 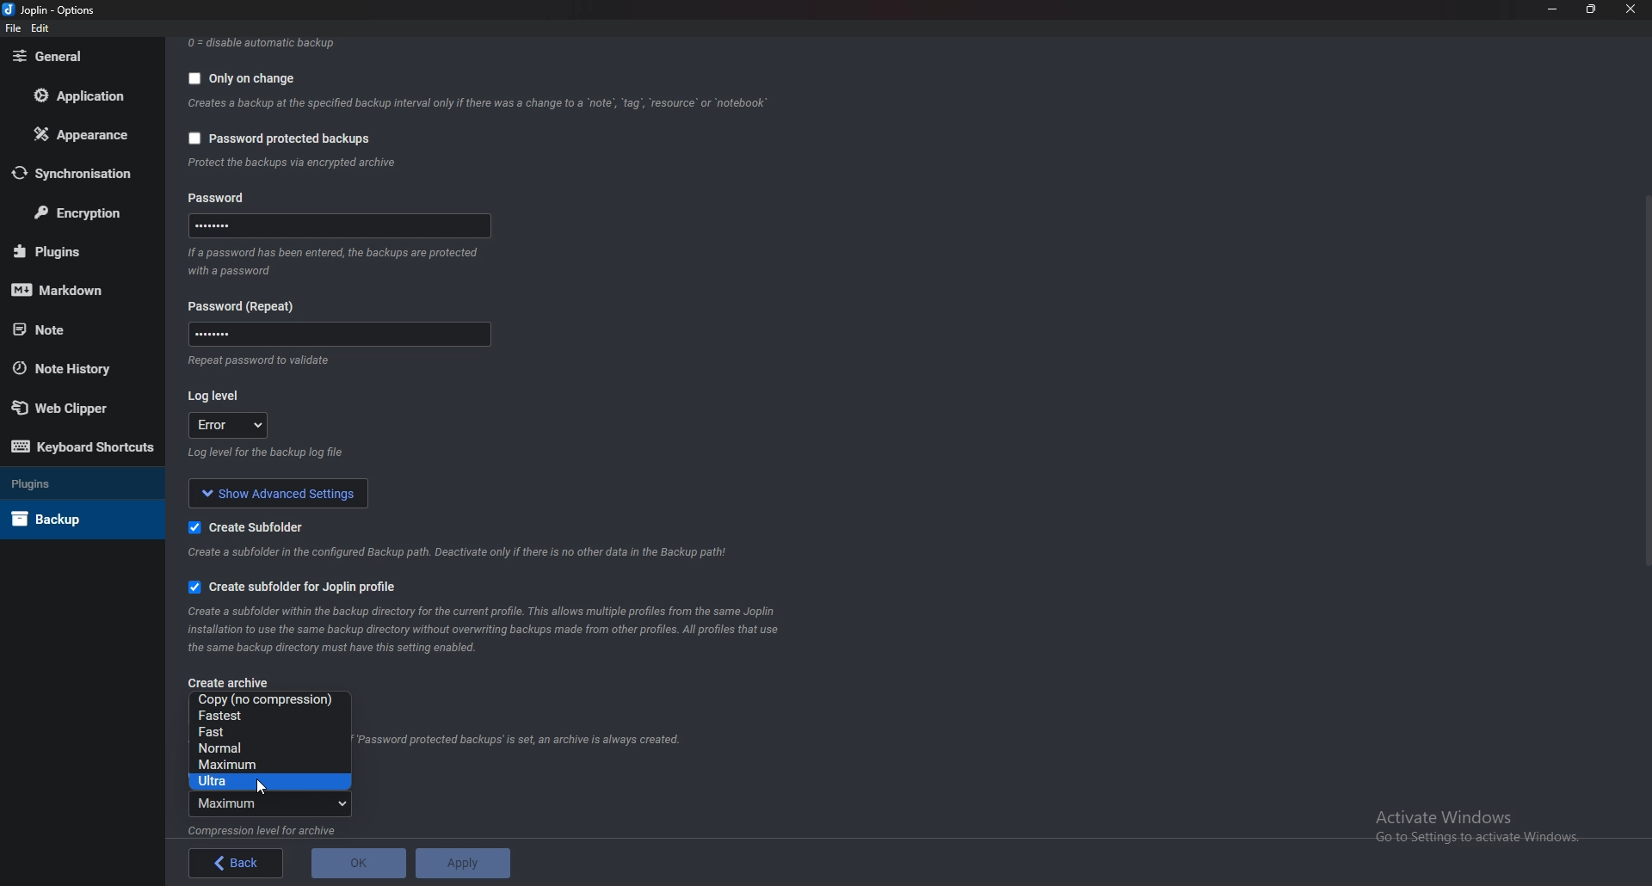 I want to click on Password, so click(x=242, y=305).